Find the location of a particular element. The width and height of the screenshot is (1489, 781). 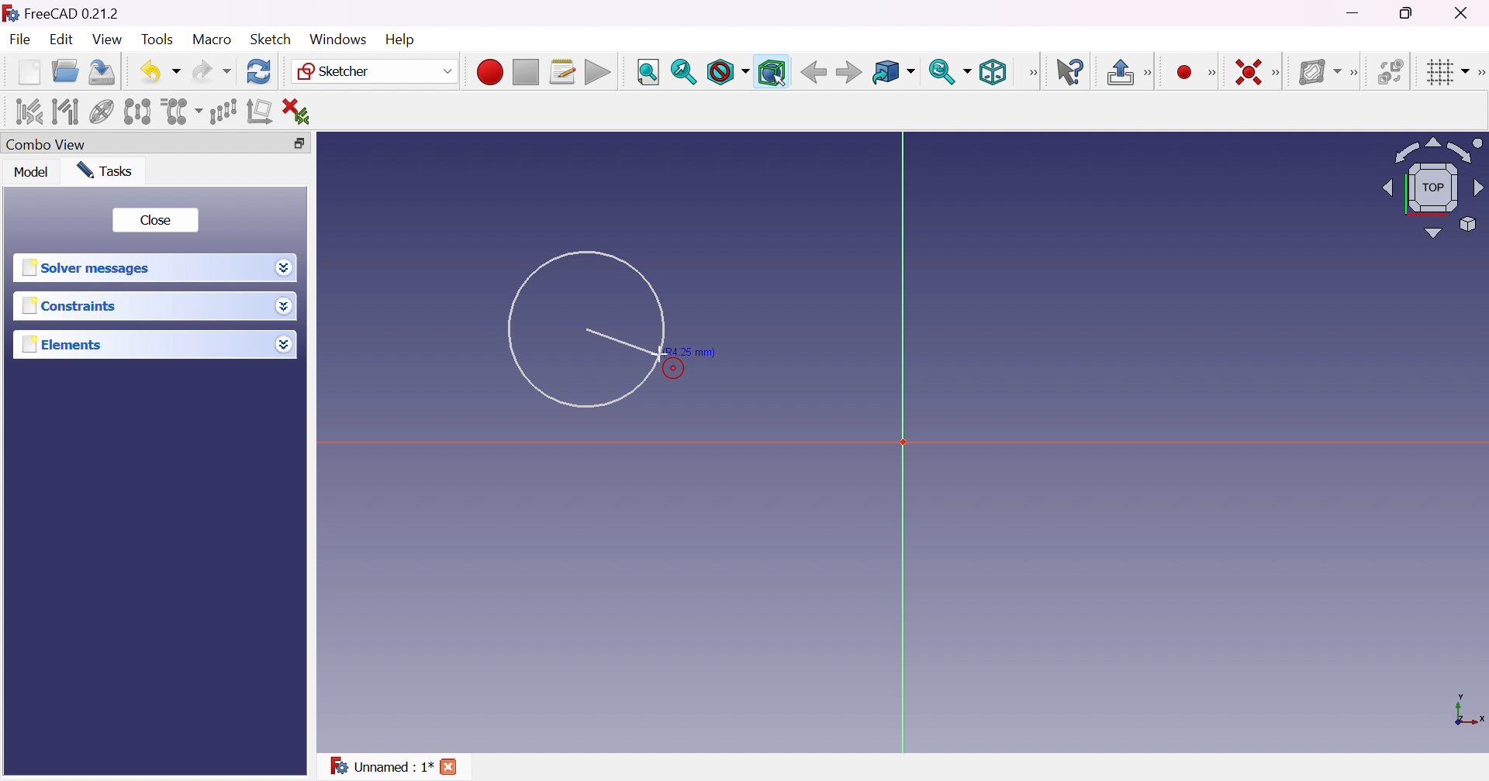

Unnamed : 1* is located at coordinates (380, 765).